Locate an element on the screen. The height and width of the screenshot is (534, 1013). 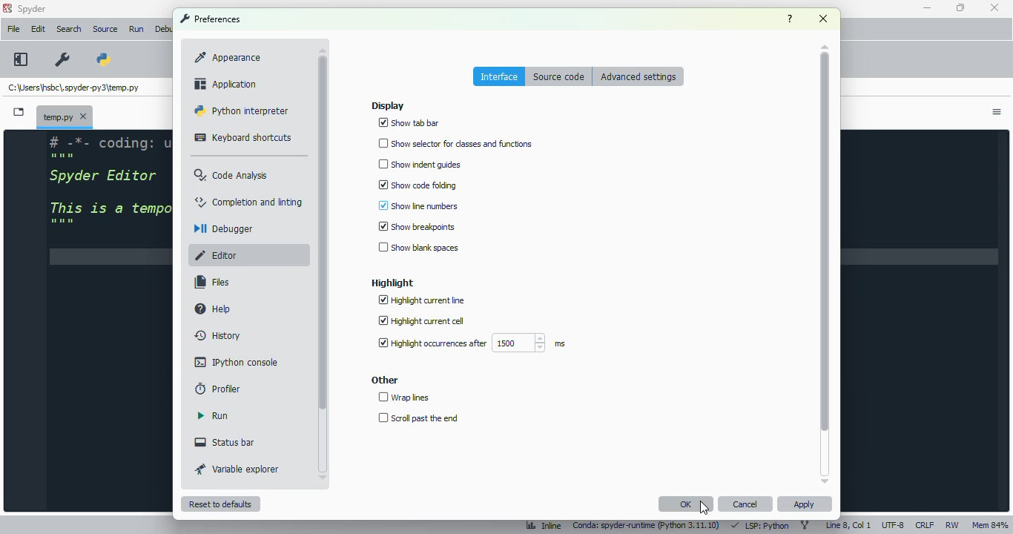
LSP: python is located at coordinates (761, 525).